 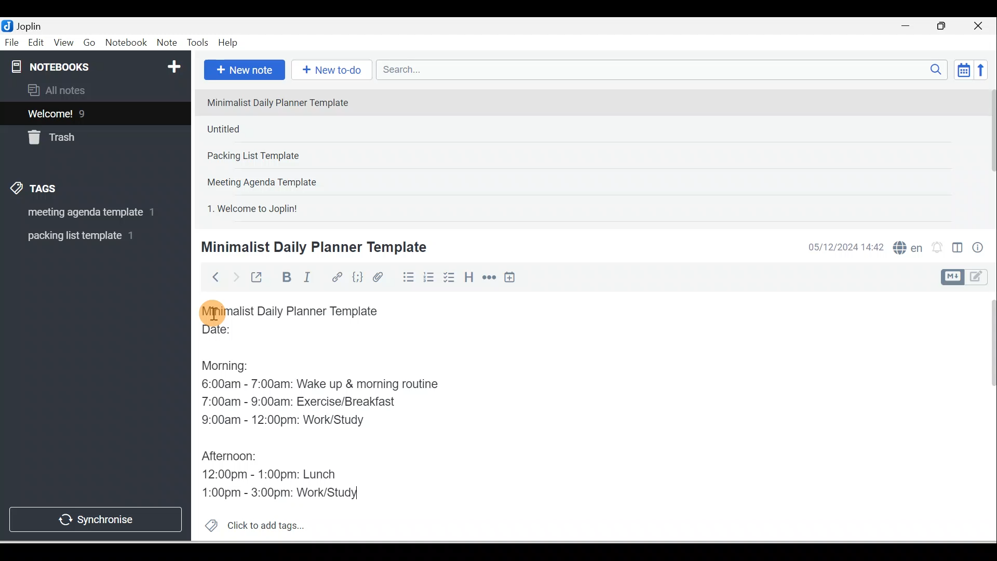 I want to click on Toggle external editing, so click(x=258, y=279).